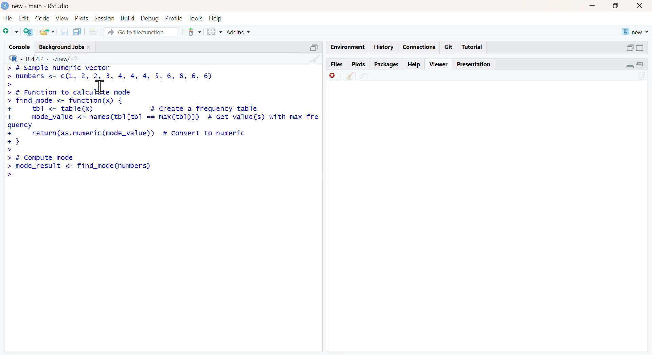  I want to click on open in separate window, so click(630, 48).